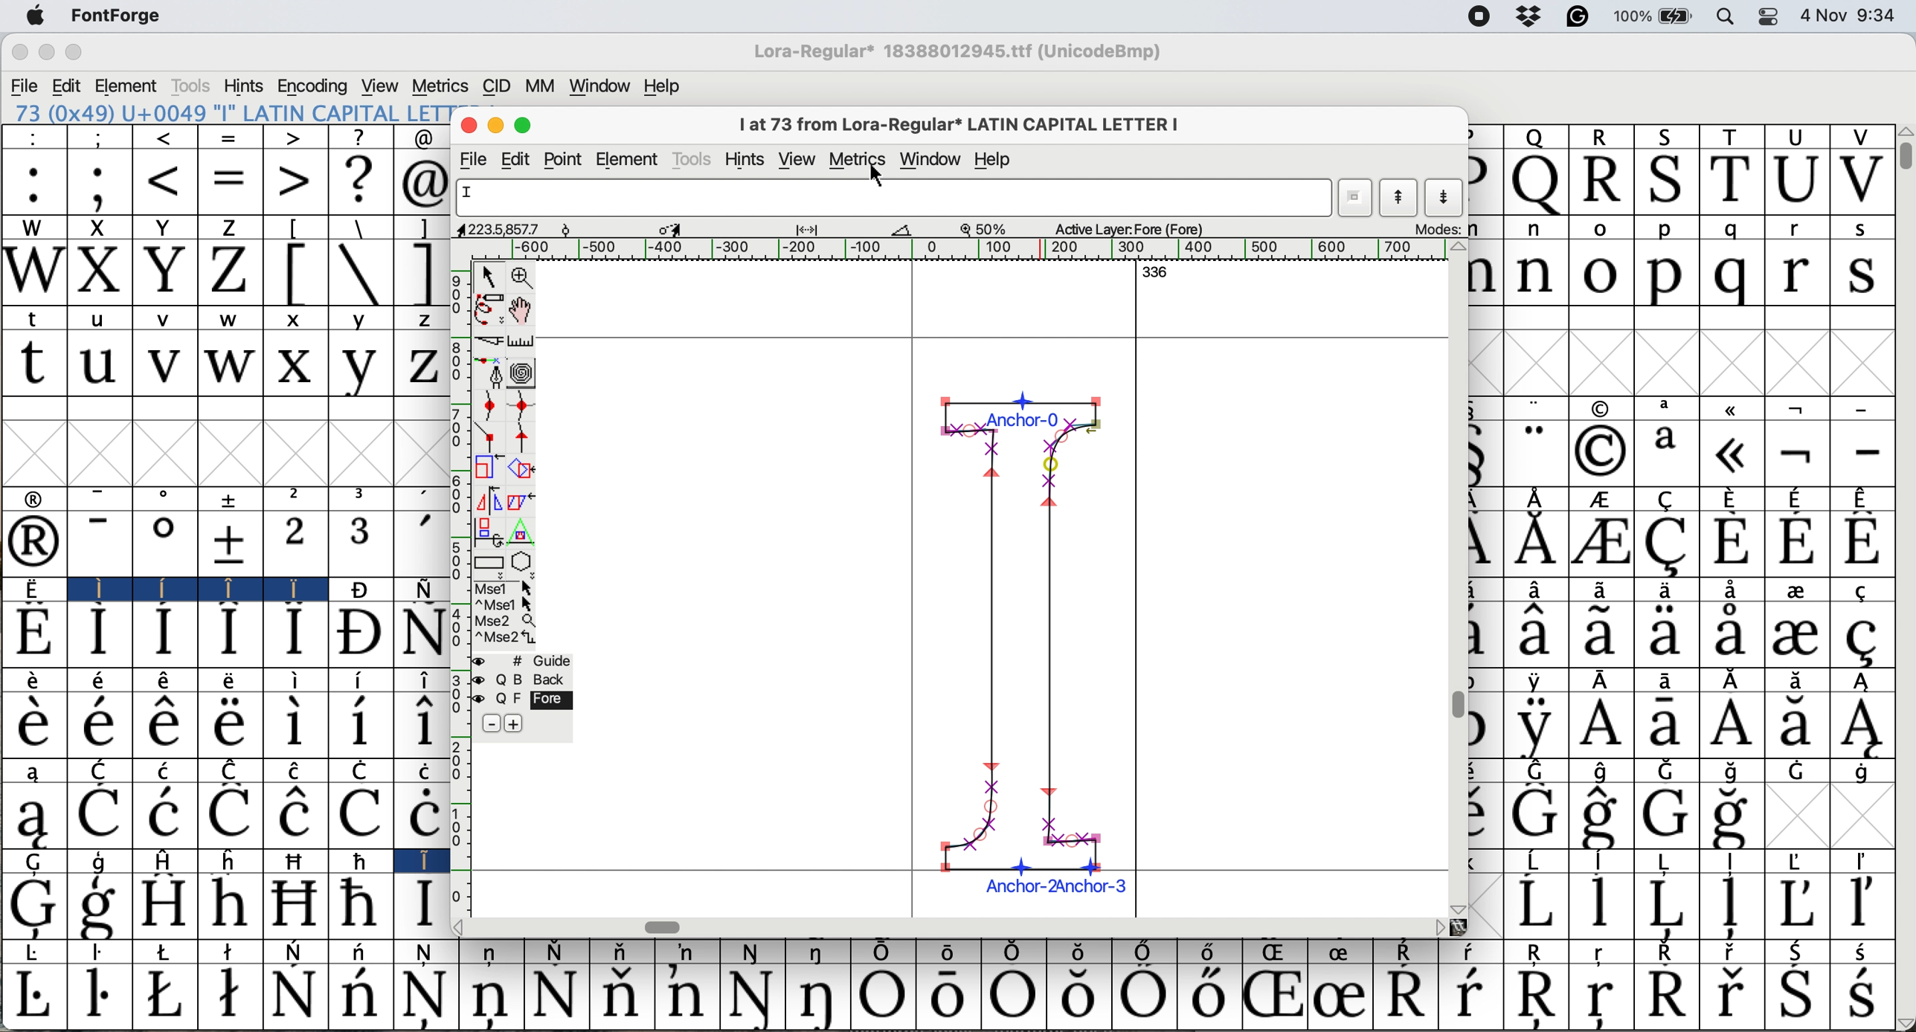 This screenshot has width=1916, height=1032. What do you see at coordinates (100, 185) in the screenshot?
I see `;` at bounding box center [100, 185].